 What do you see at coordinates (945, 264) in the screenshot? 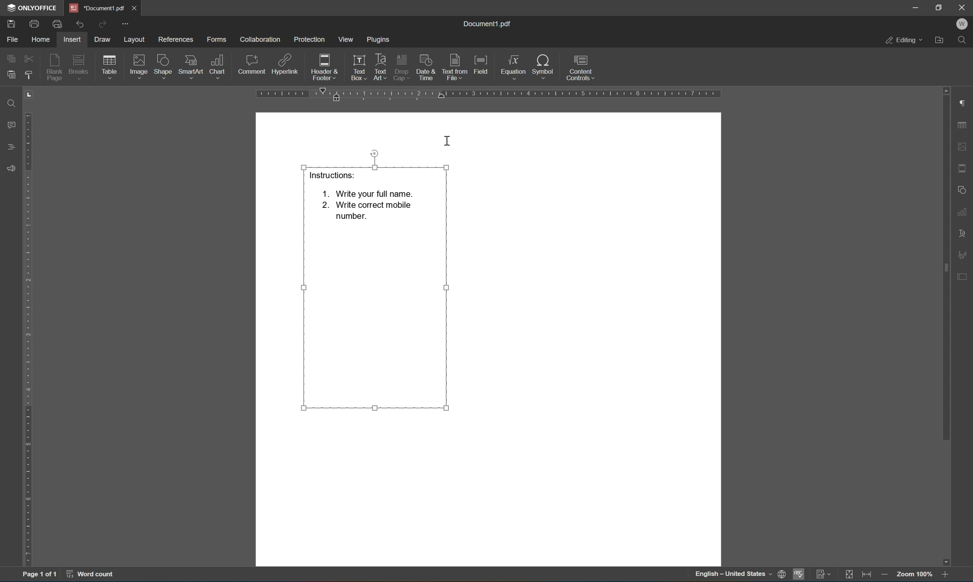
I see `scroll bar settings` at bounding box center [945, 264].